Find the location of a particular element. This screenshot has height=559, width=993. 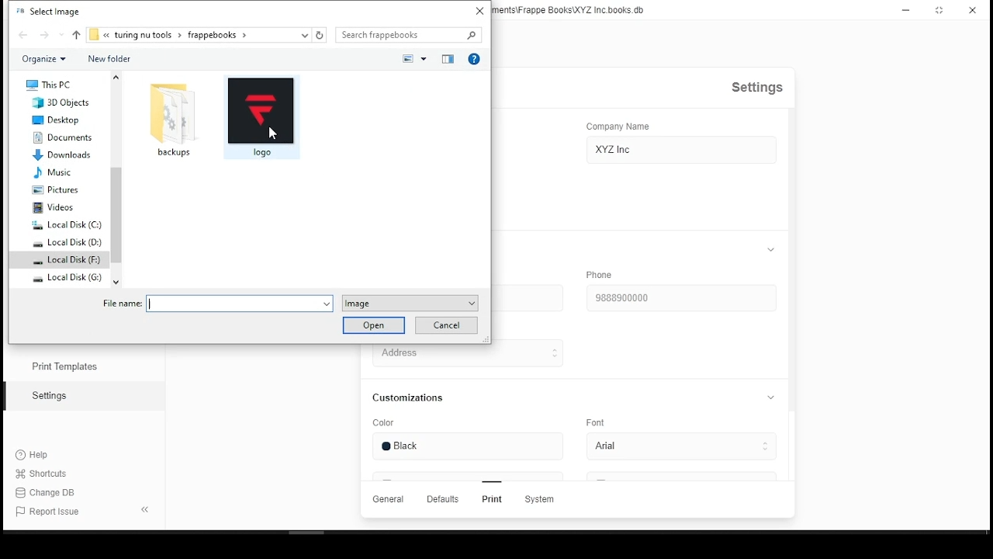

collapse is located at coordinates (771, 249).